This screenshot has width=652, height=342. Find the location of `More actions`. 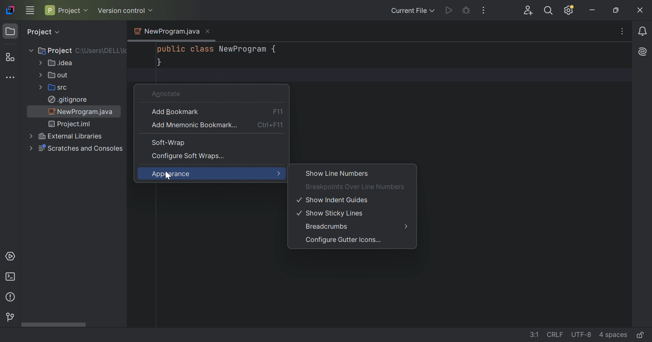

More actions is located at coordinates (484, 11).